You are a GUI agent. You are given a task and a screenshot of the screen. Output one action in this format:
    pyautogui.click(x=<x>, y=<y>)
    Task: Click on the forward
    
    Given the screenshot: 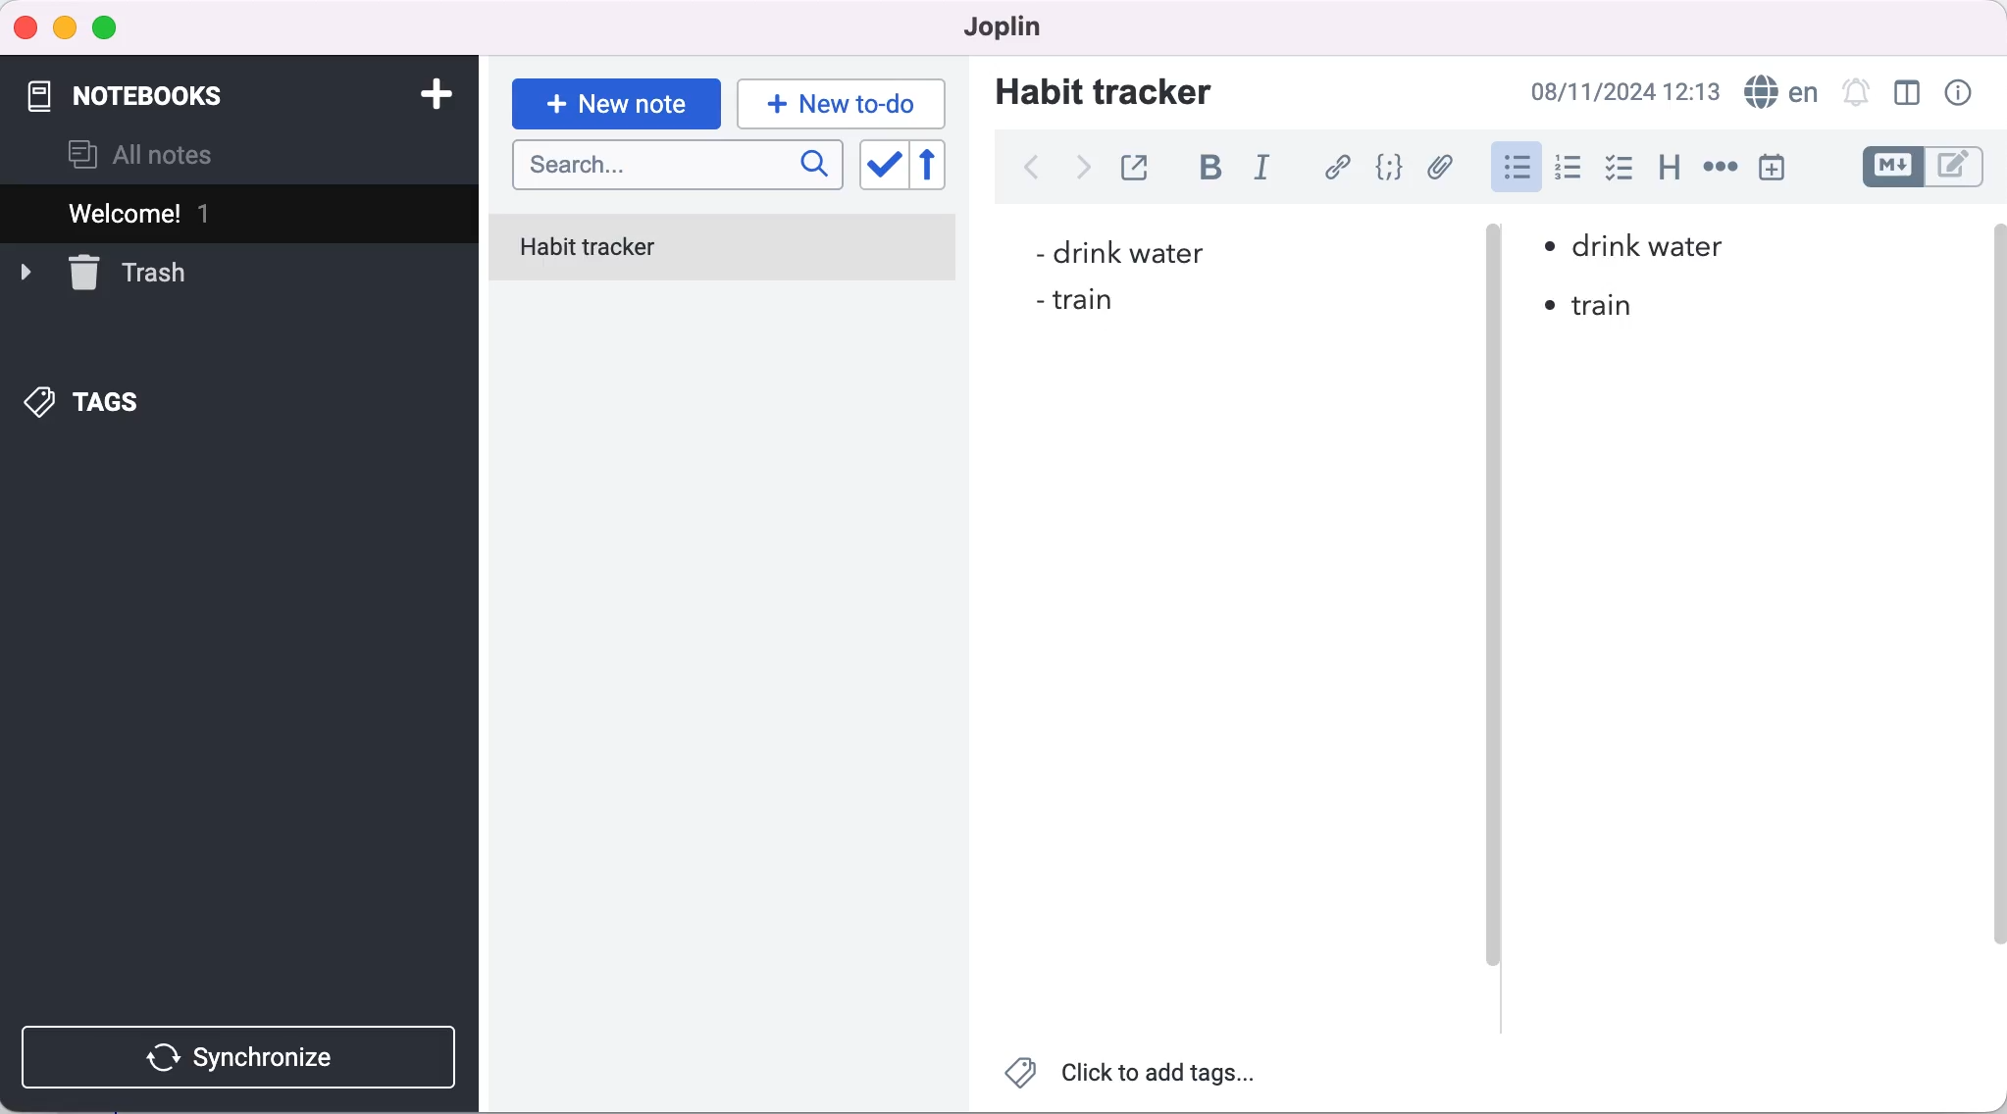 What is the action you would take?
    pyautogui.click(x=1079, y=174)
    